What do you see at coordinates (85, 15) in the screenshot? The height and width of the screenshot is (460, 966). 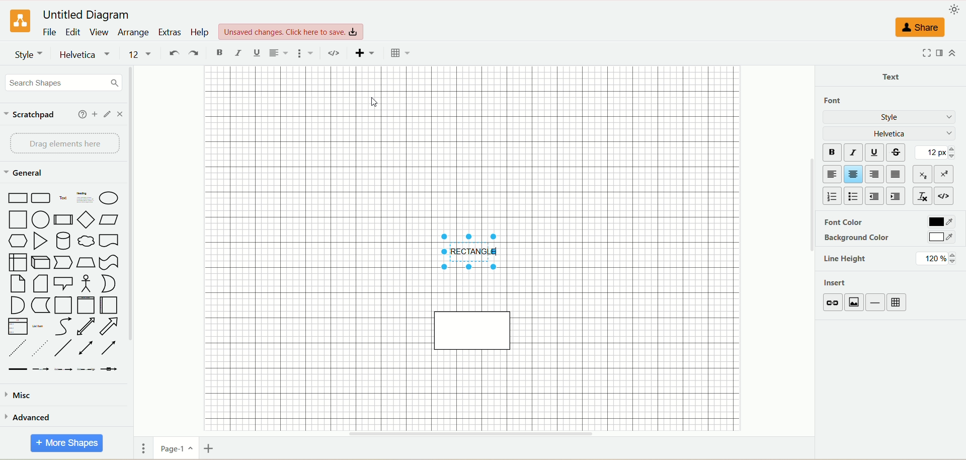 I see `title` at bounding box center [85, 15].